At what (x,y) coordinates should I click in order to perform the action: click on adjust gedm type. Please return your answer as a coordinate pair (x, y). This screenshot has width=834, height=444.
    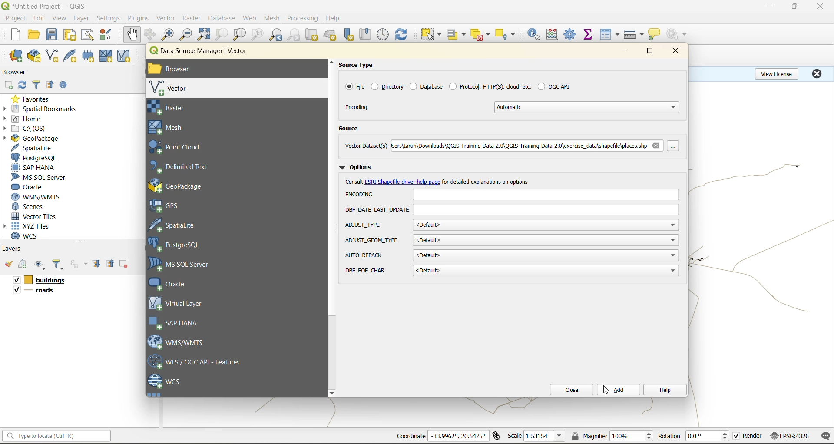
    Looking at the image, I should click on (372, 240).